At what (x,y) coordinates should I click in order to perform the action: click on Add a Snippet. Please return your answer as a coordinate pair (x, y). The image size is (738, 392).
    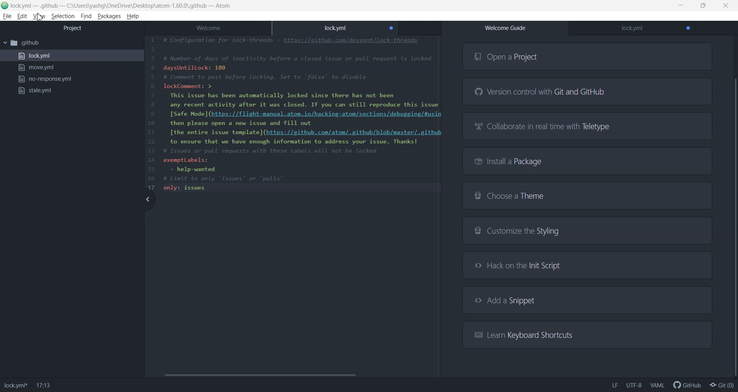
    Looking at the image, I should click on (587, 300).